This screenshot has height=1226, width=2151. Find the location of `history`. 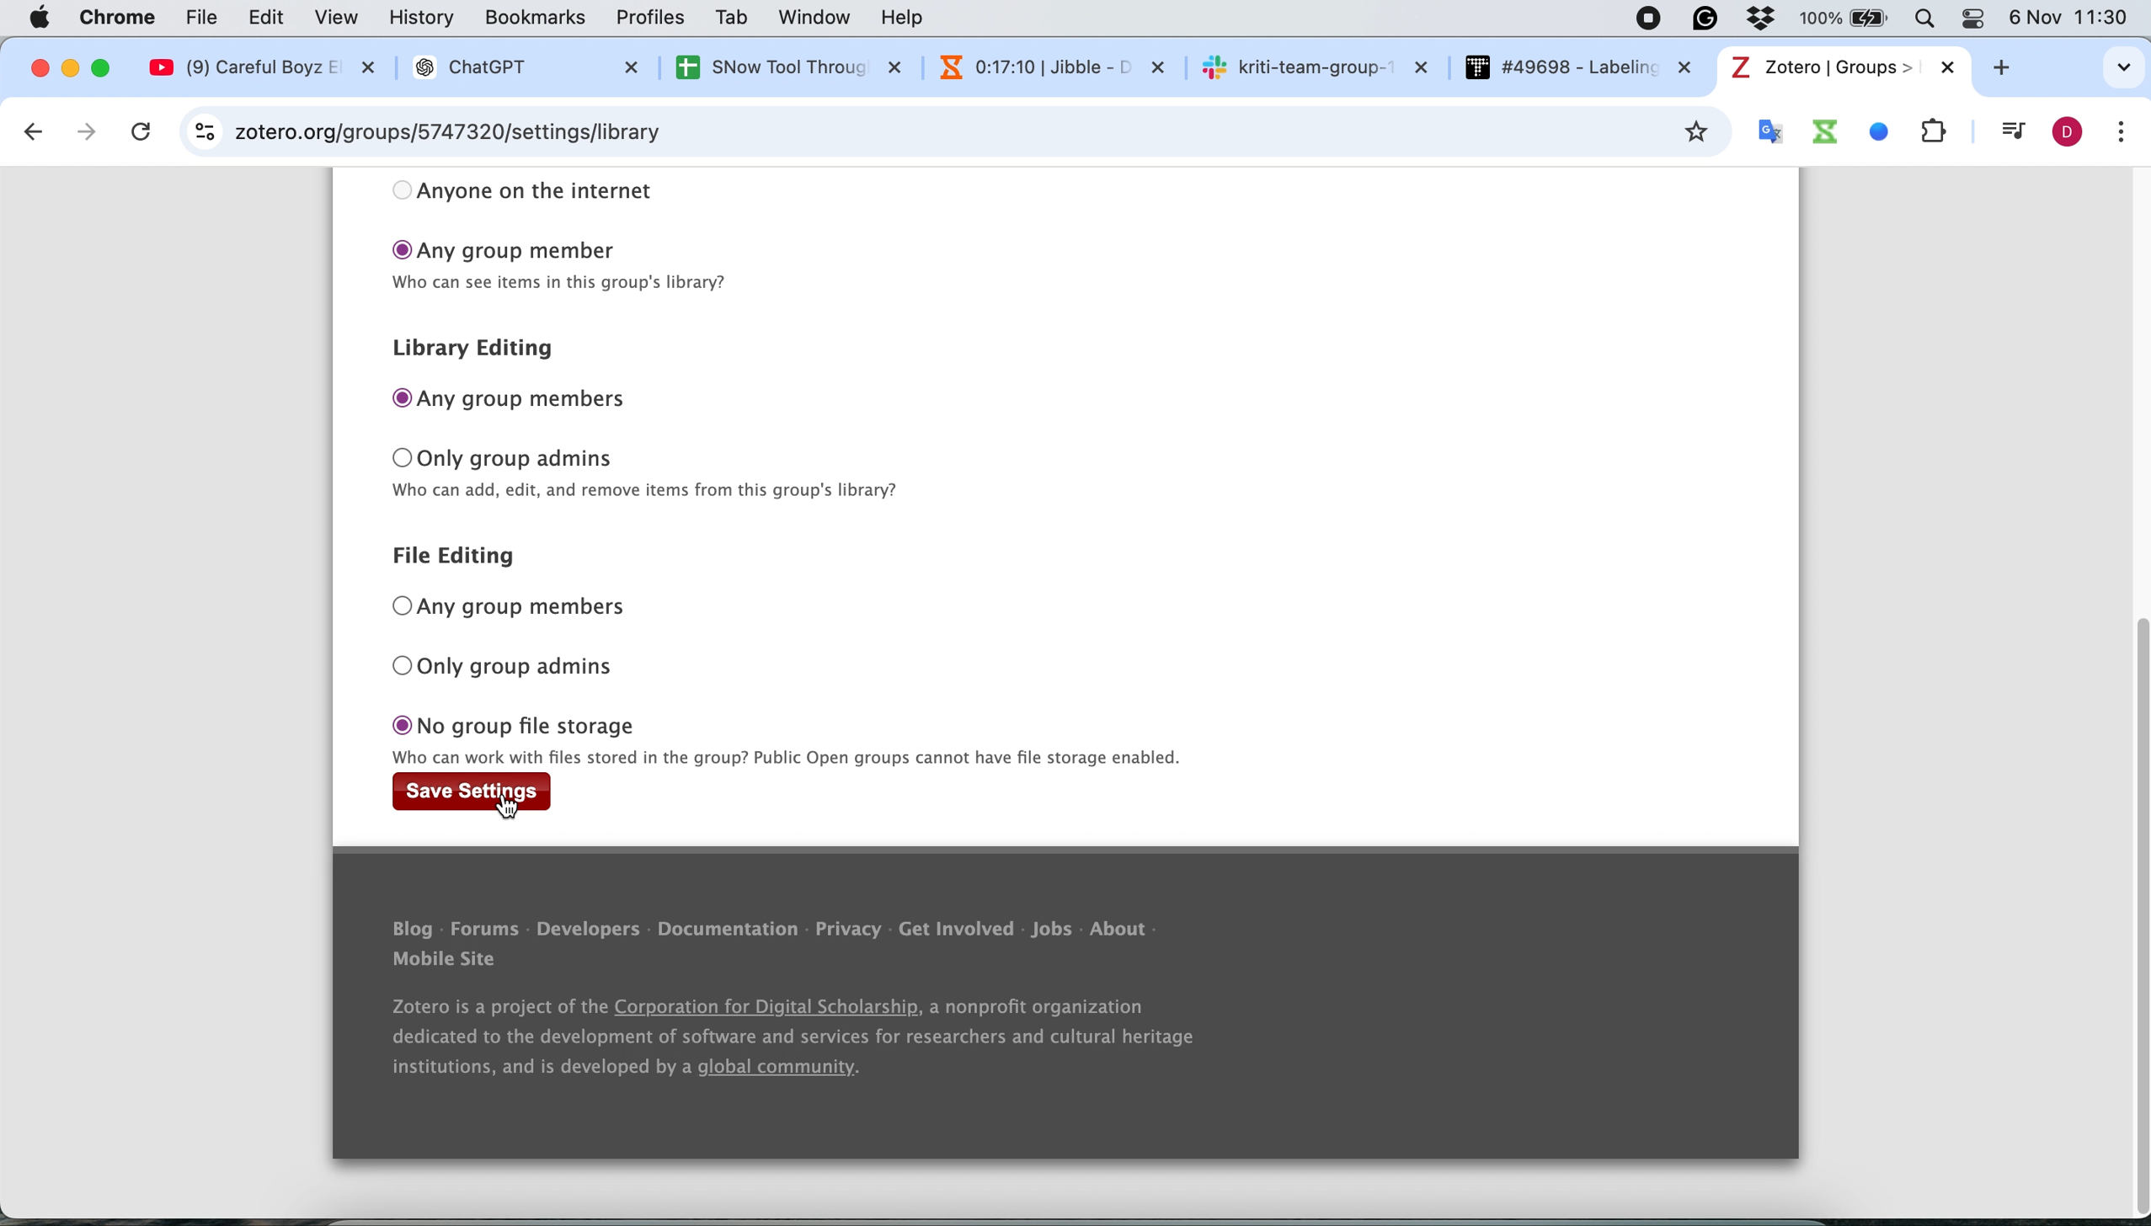

history is located at coordinates (427, 19).